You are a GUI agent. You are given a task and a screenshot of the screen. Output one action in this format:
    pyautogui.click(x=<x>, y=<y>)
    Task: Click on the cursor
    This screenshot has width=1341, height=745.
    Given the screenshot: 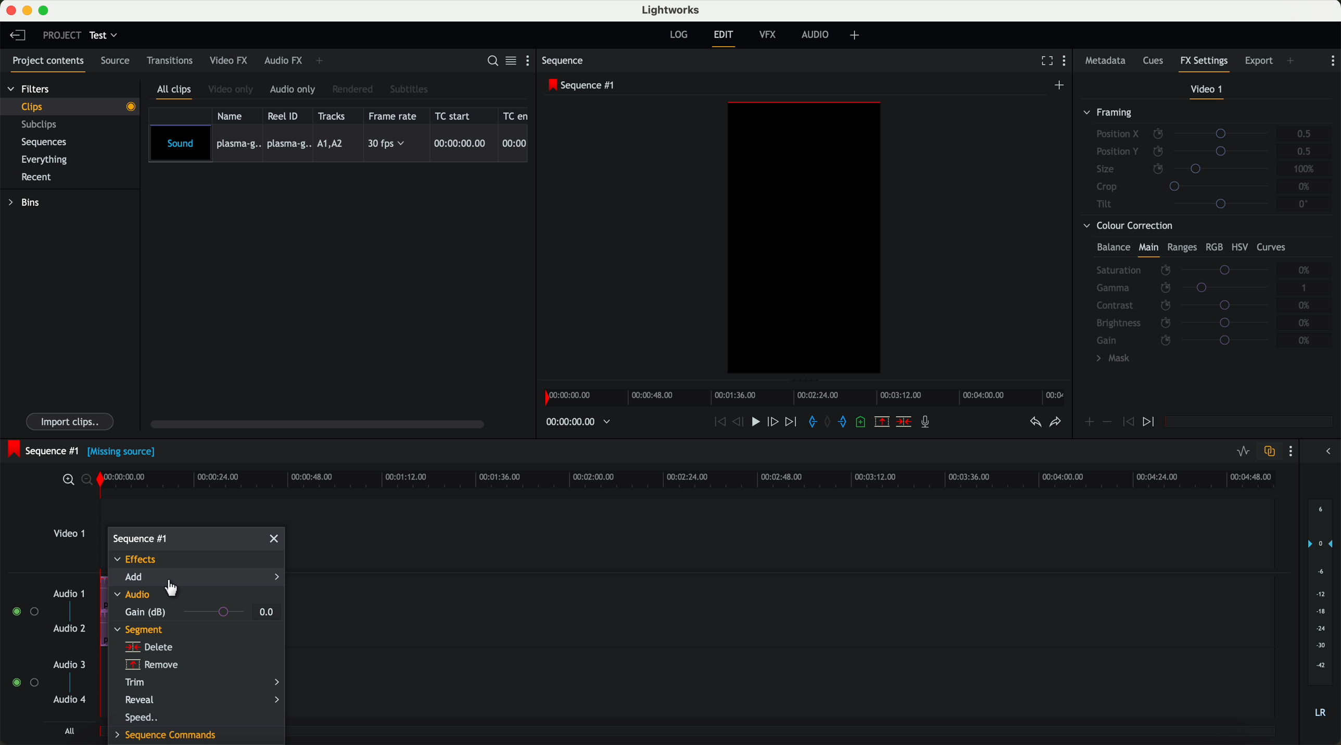 What is the action you would take?
    pyautogui.click(x=172, y=590)
    